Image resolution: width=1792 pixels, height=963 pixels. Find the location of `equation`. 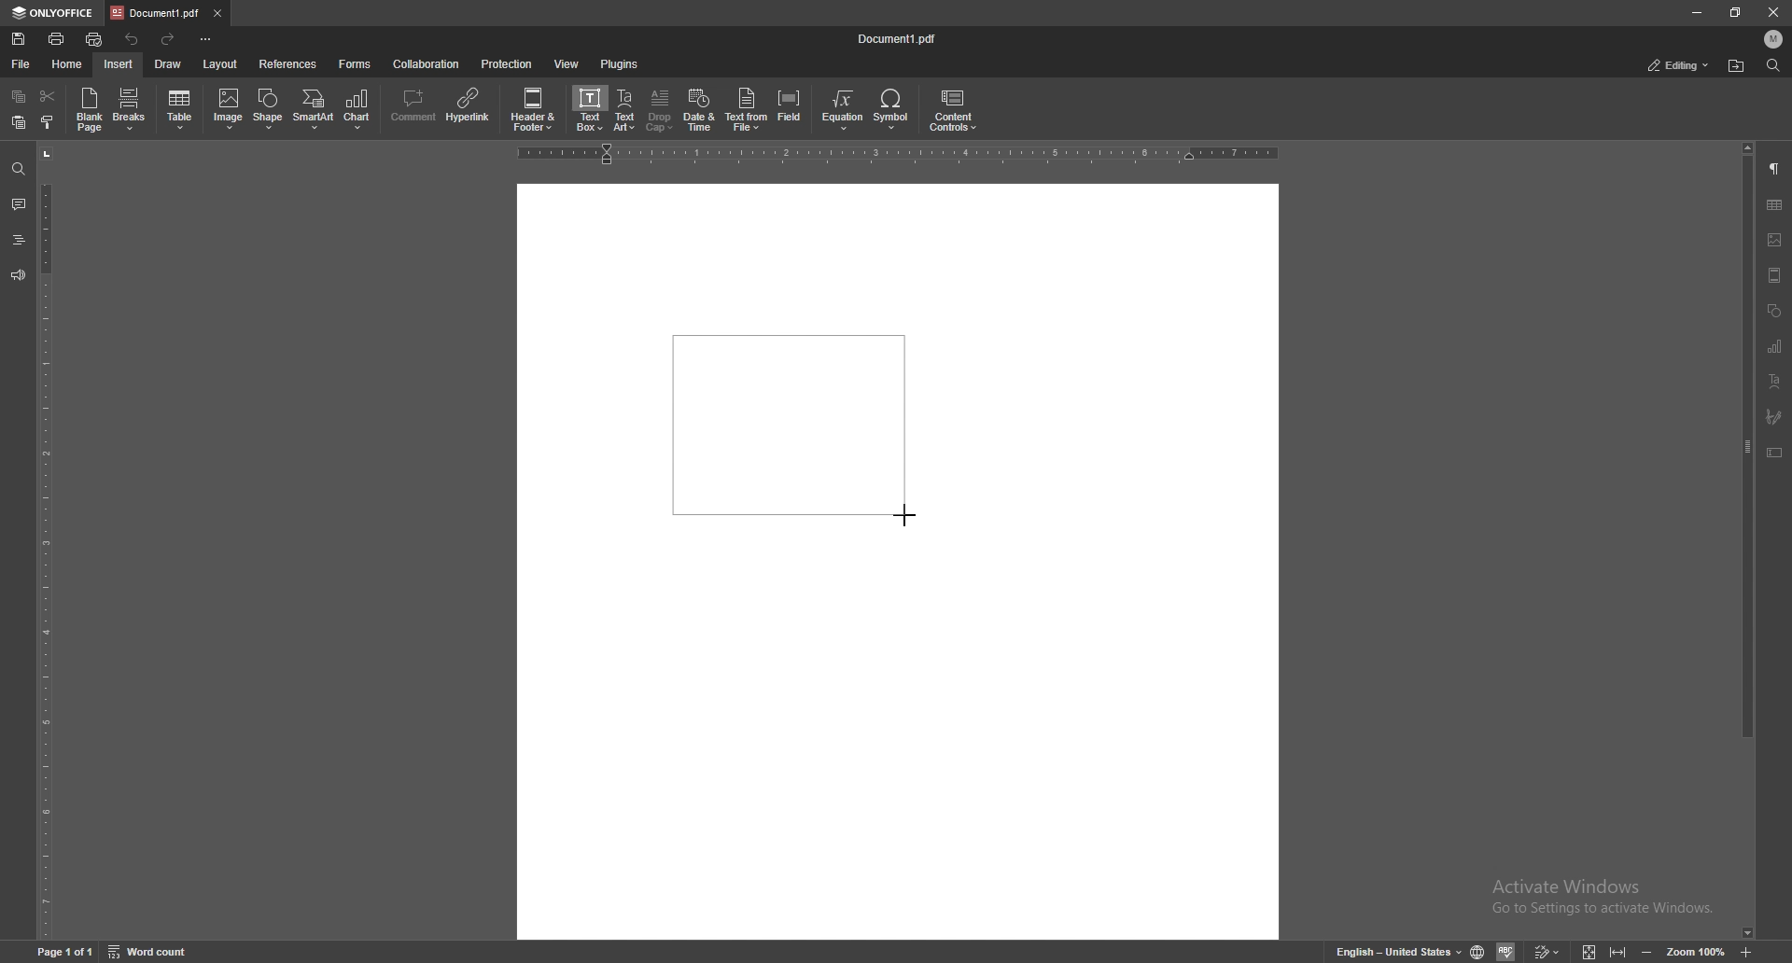

equation is located at coordinates (844, 110).